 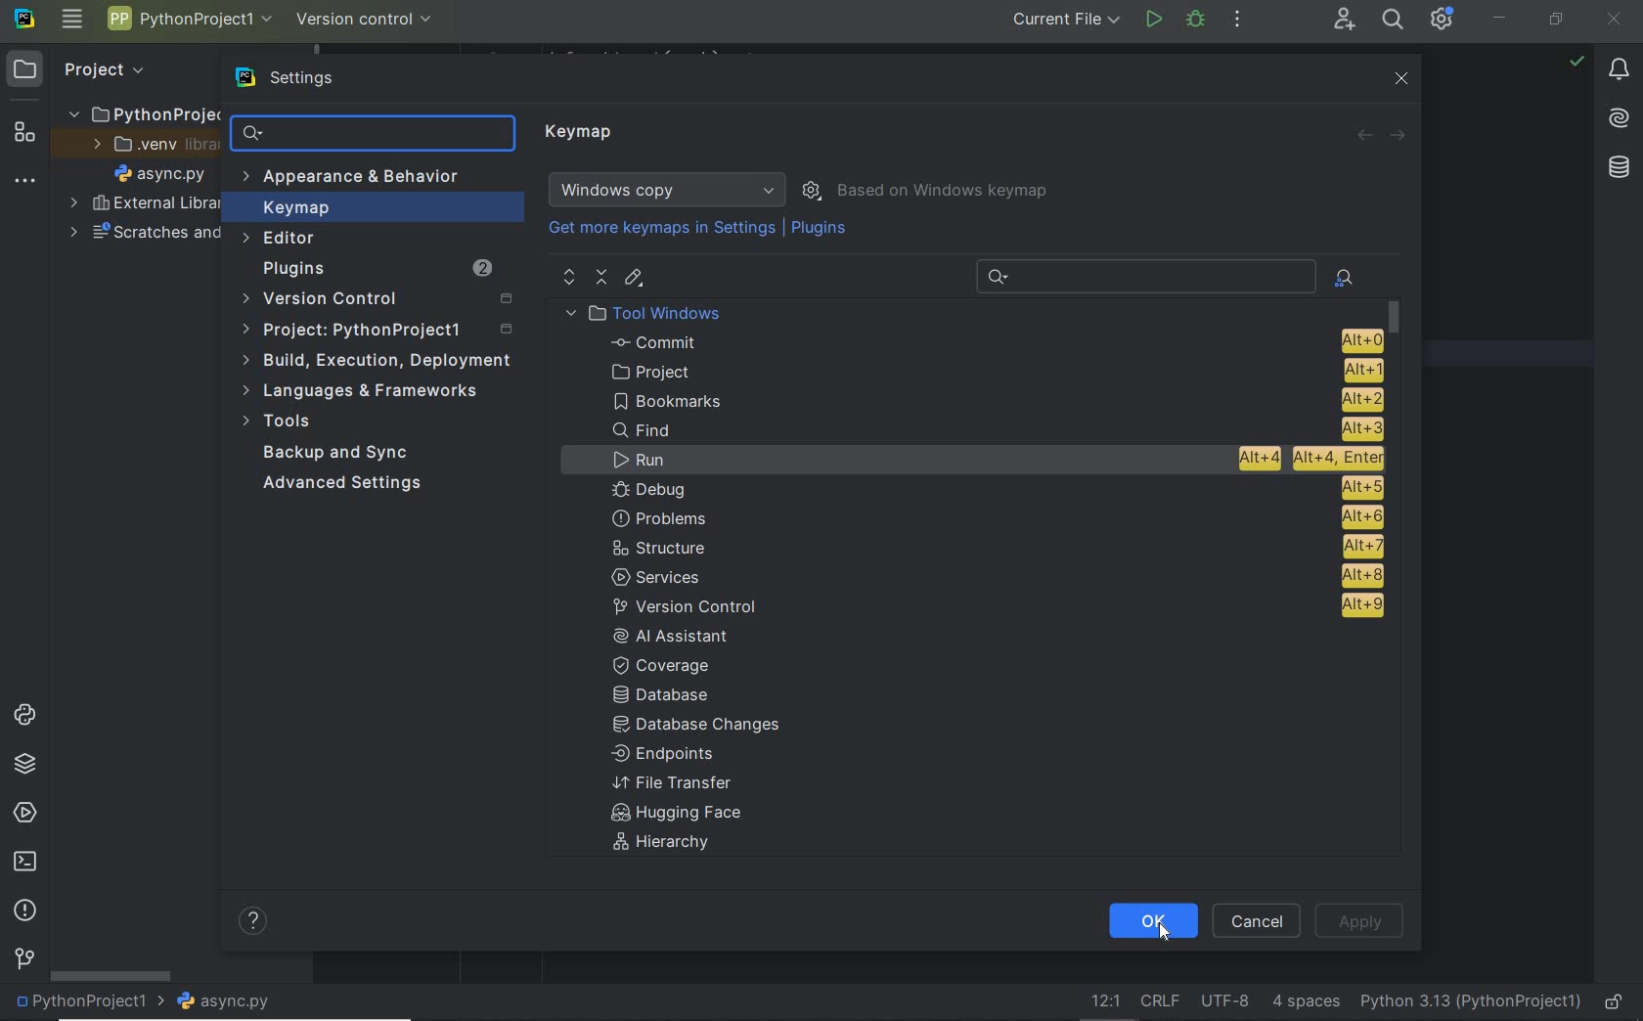 I want to click on services, so click(x=995, y=575).